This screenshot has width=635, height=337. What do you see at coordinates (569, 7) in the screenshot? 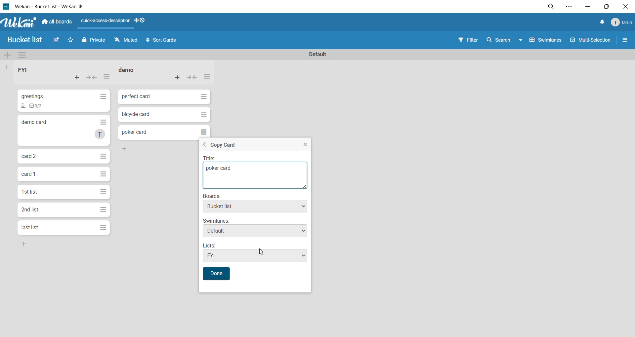
I see `settings` at bounding box center [569, 7].